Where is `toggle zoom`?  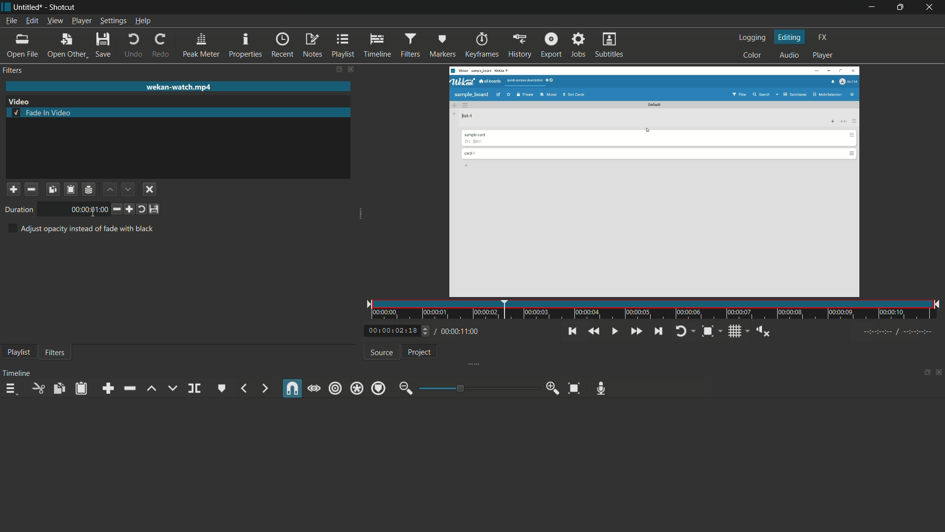
toggle zoom is located at coordinates (707, 332).